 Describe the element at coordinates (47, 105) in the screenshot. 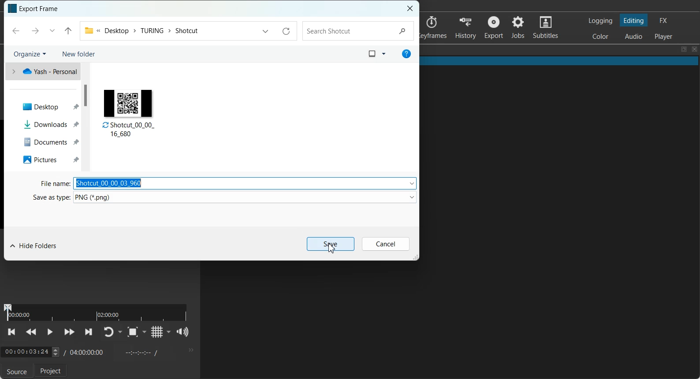

I see `Desktop` at that location.